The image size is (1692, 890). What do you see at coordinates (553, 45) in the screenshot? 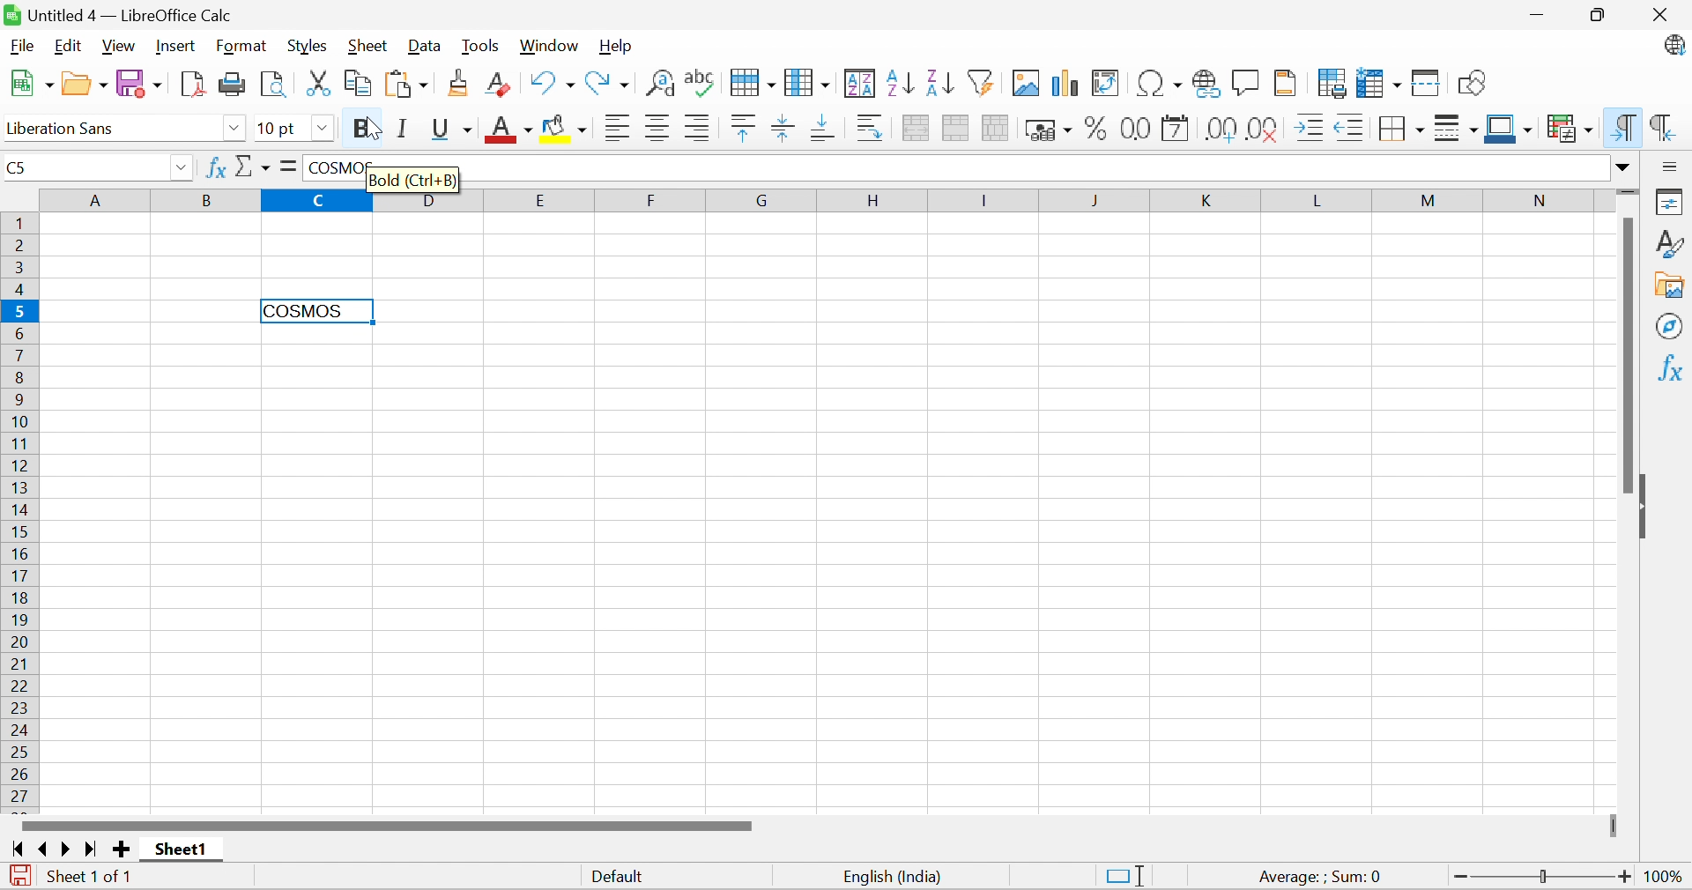
I see `Window` at bounding box center [553, 45].